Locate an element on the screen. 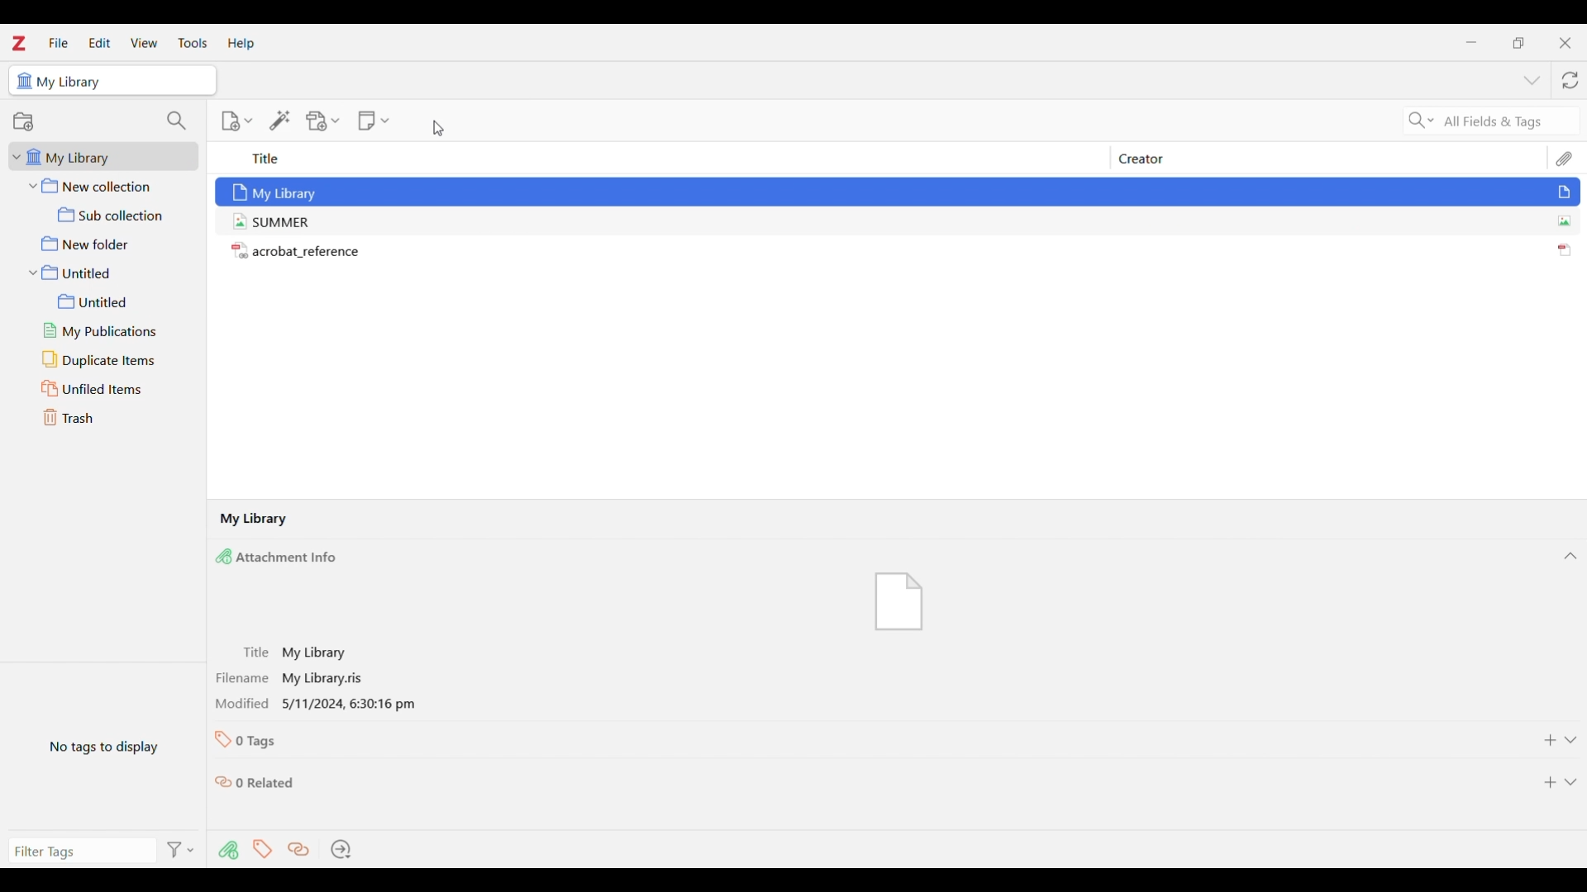 The width and height of the screenshot is (1587, 892). Filter options is located at coordinates (179, 849).